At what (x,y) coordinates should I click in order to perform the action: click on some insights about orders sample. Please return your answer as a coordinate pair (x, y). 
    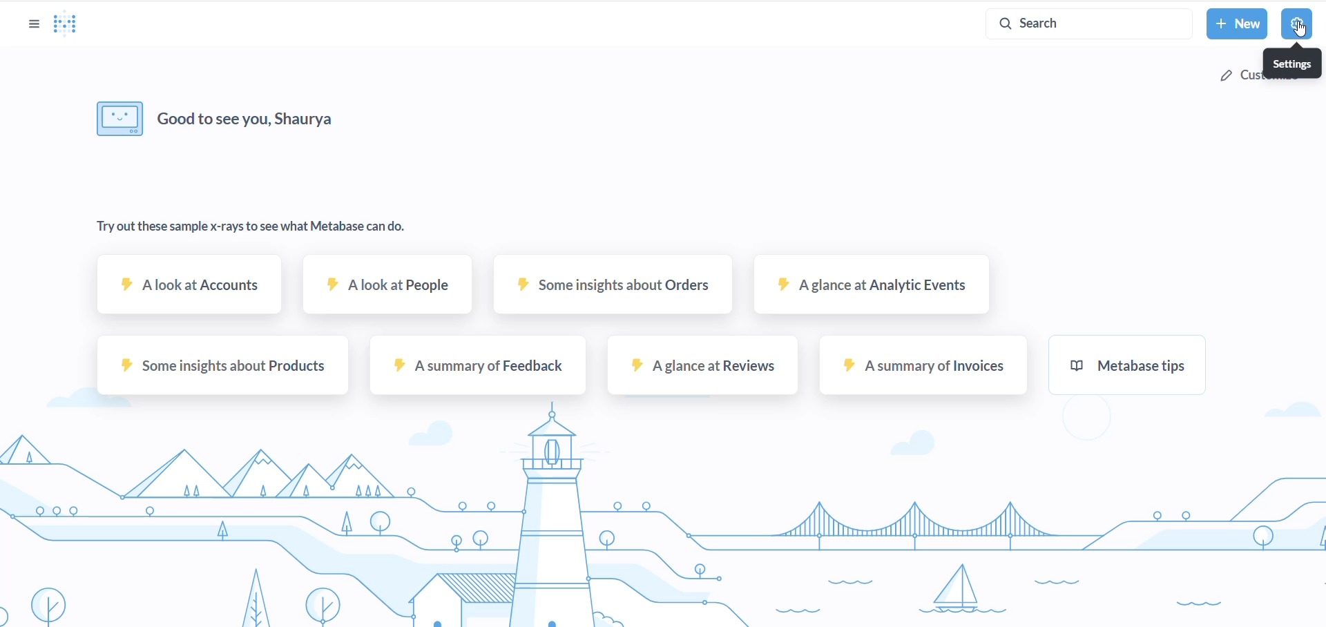
    Looking at the image, I should click on (603, 293).